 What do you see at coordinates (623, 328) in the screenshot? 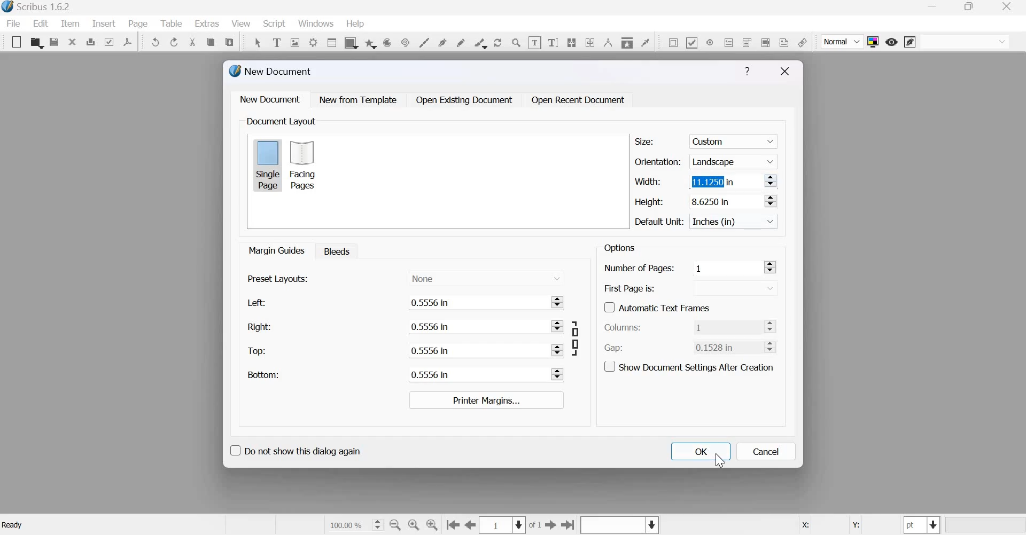
I see `Columns:` at bounding box center [623, 328].